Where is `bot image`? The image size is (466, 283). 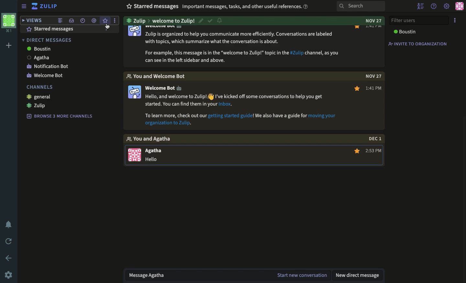
bot image is located at coordinates (134, 92).